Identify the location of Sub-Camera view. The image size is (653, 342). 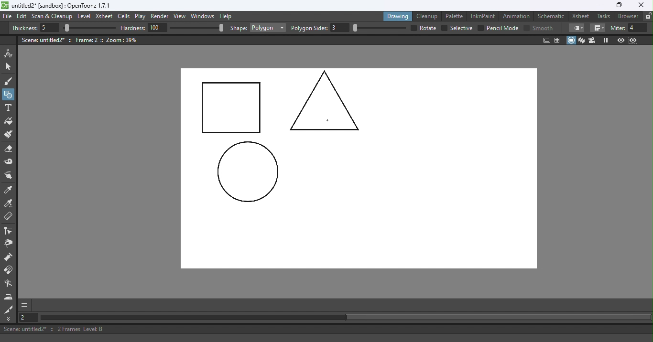
(634, 40).